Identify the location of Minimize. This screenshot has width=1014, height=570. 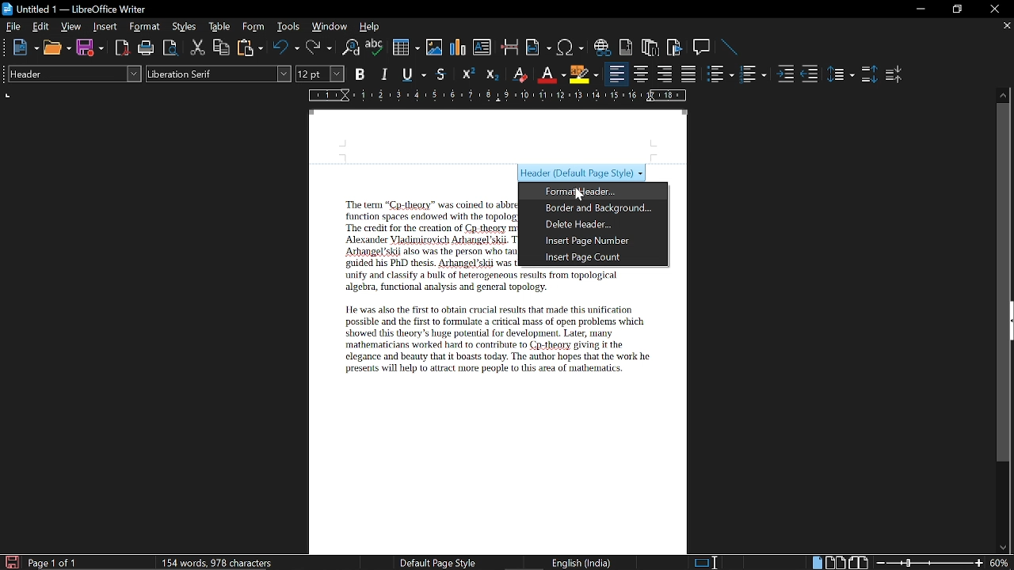
(921, 11).